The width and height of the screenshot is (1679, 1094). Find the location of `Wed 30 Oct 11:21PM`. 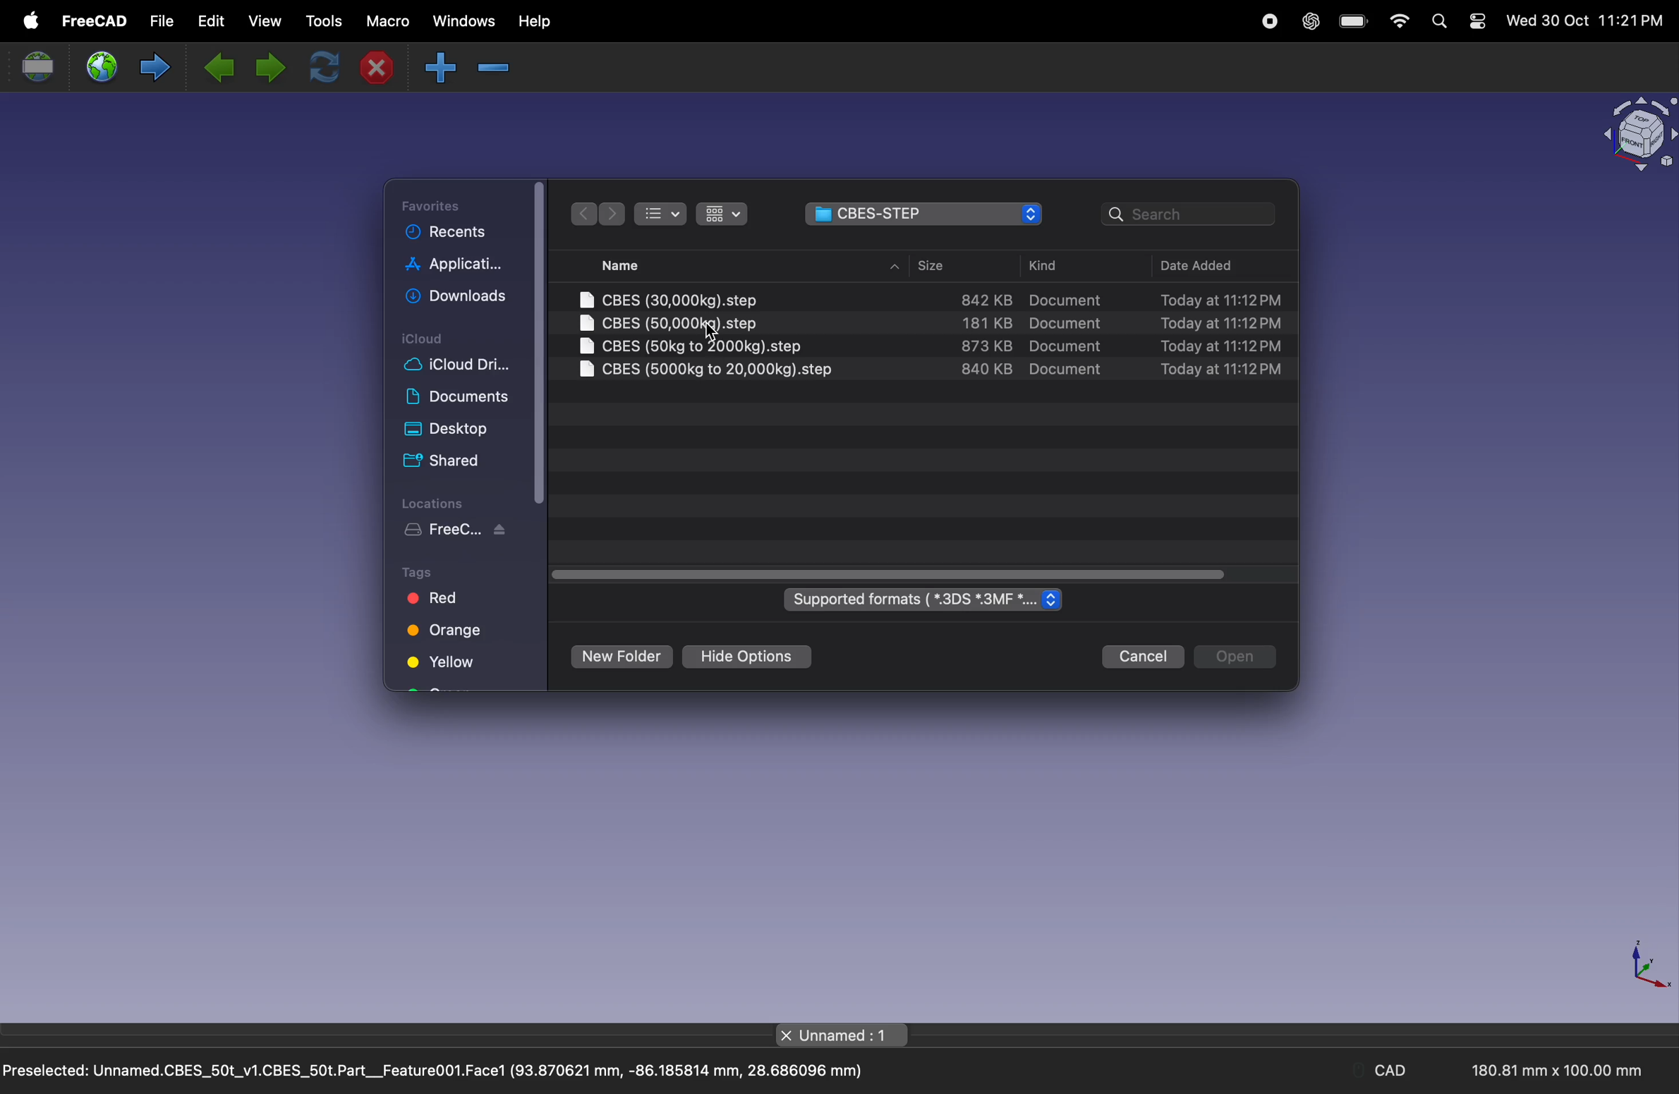

Wed 30 Oct 11:21PM is located at coordinates (1585, 21).